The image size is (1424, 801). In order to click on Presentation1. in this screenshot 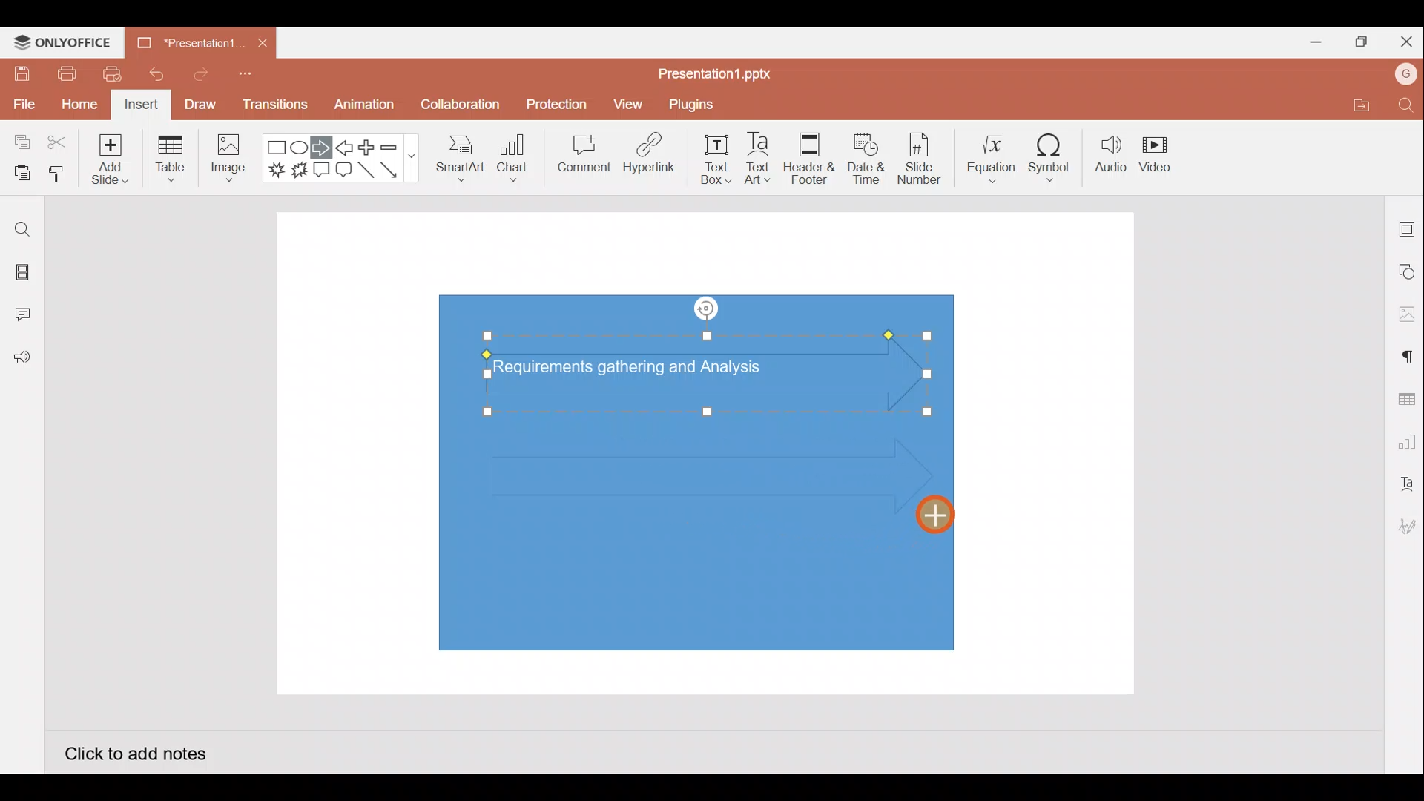, I will do `click(187, 43)`.